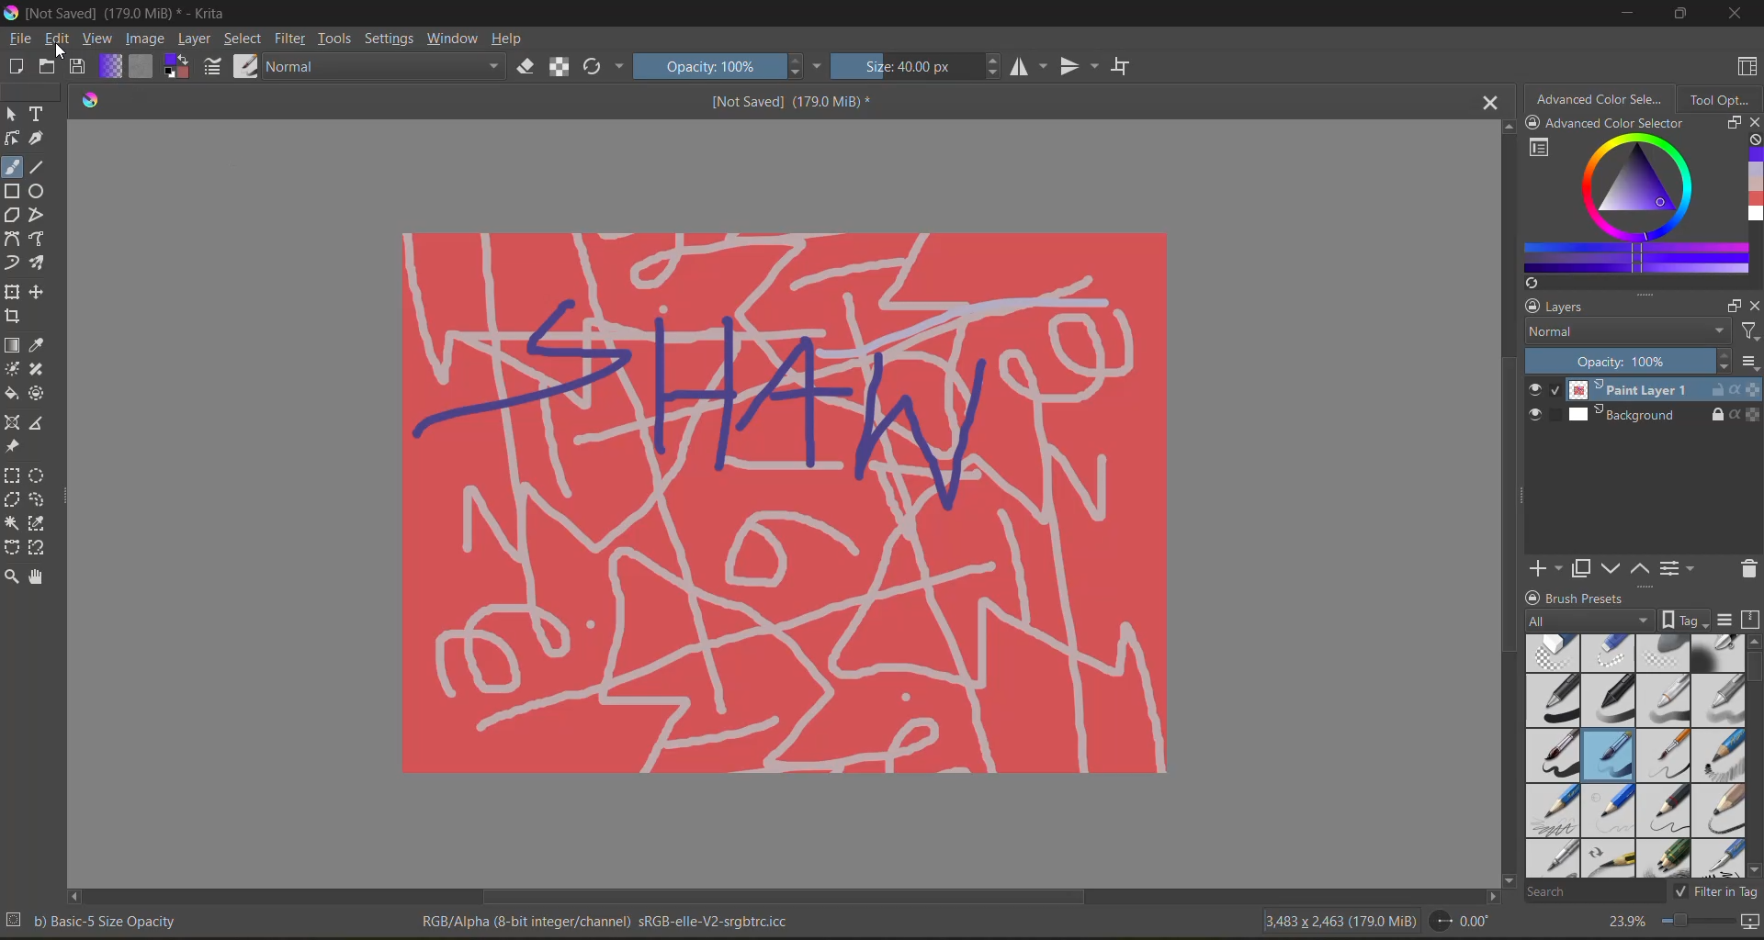  What do you see at coordinates (1489, 102) in the screenshot?
I see `close tab` at bounding box center [1489, 102].